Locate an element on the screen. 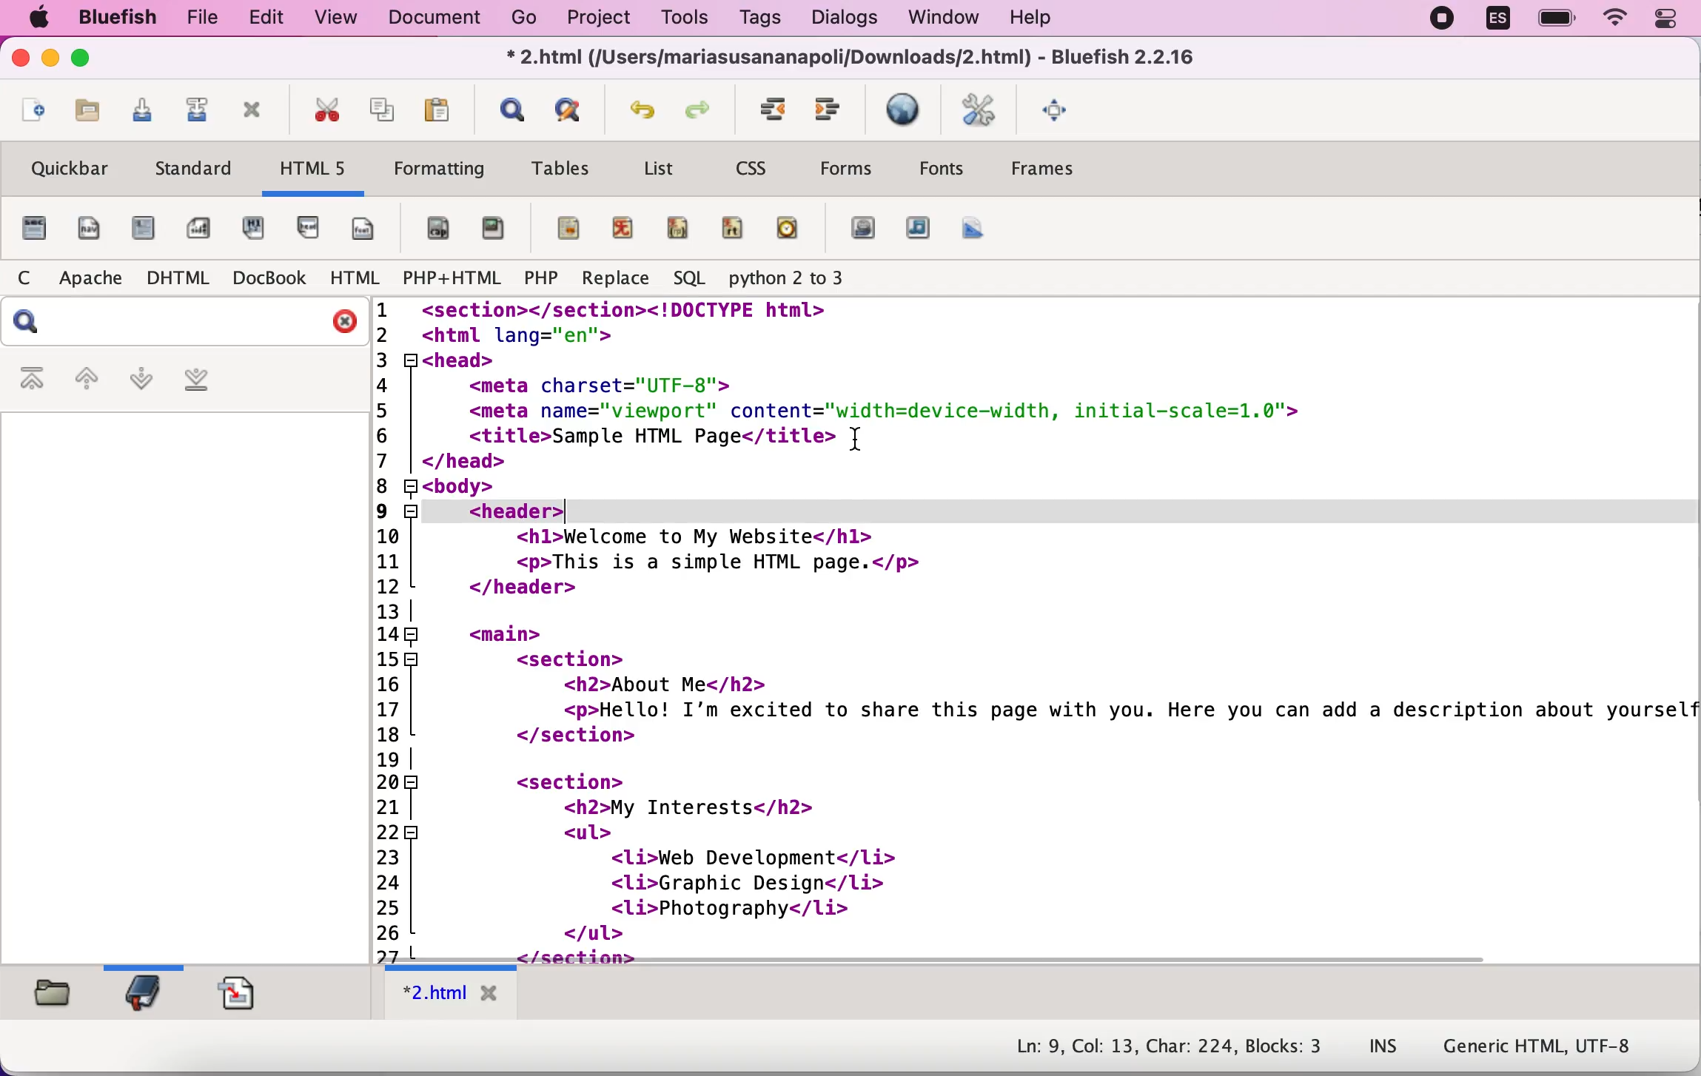 This screenshot has height=1076, width=1701. footer is located at coordinates (370, 226).